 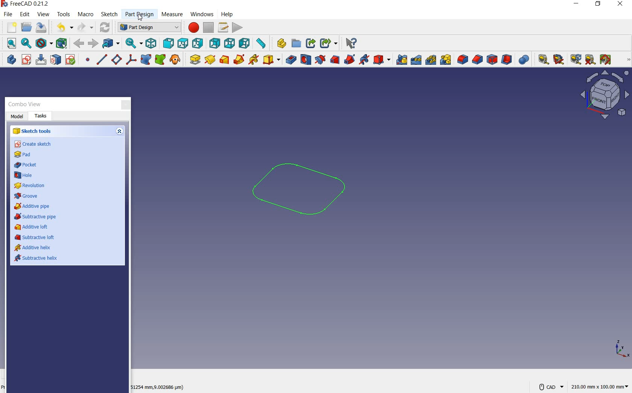 I want to click on top, so click(x=183, y=43).